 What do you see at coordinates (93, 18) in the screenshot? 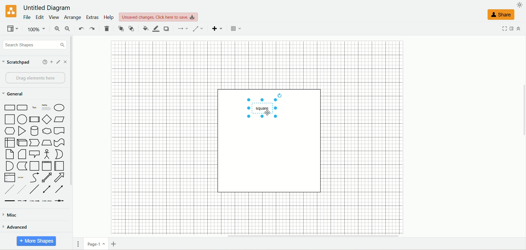
I see `extras` at bounding box center [93, 18].